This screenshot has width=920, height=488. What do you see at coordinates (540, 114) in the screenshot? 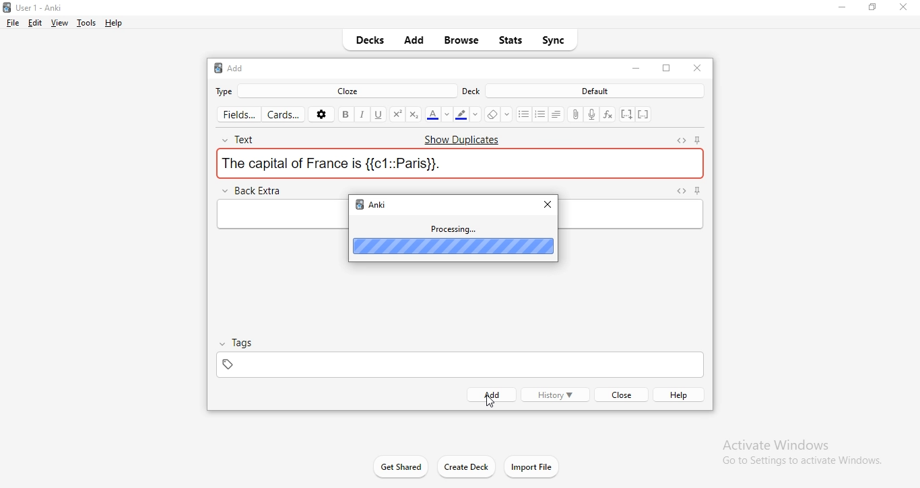
I see `bulleting` at bounding box center [540, 114].